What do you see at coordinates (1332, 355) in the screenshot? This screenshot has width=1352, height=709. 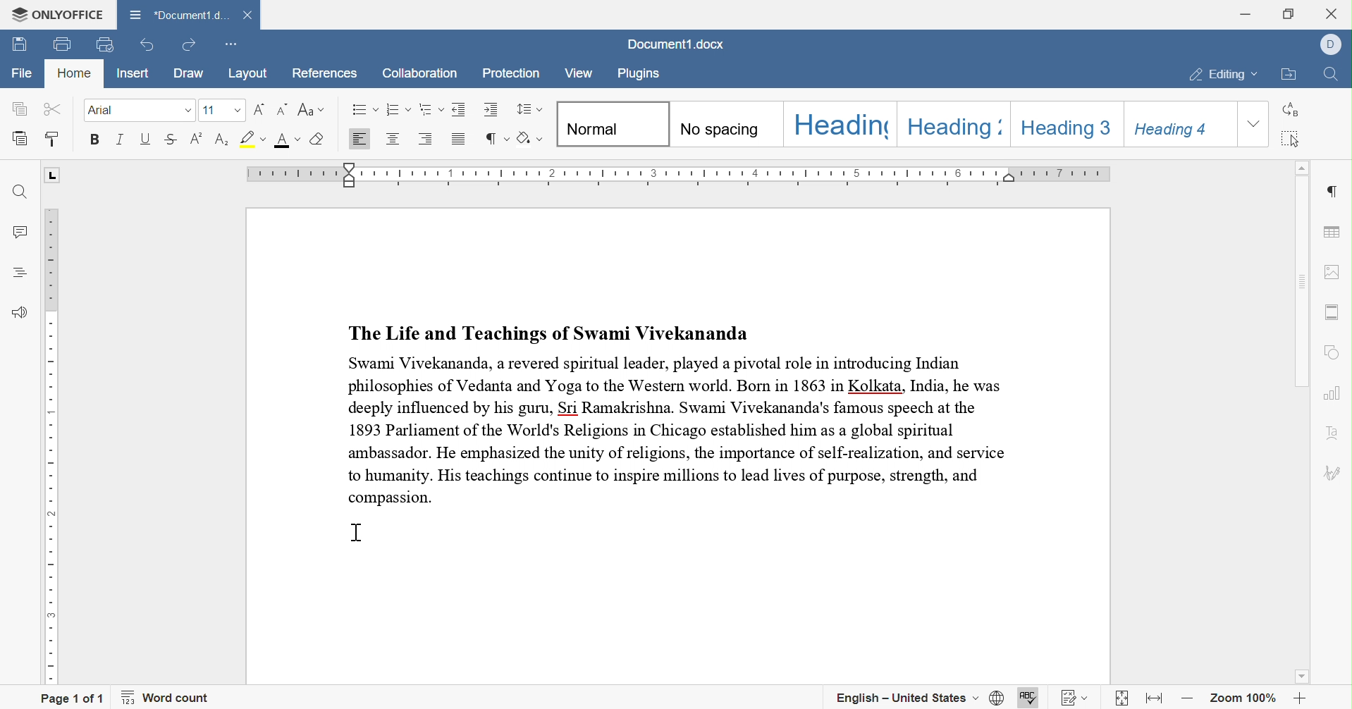 I see `shape settings` at bounding box center [1332, 355].